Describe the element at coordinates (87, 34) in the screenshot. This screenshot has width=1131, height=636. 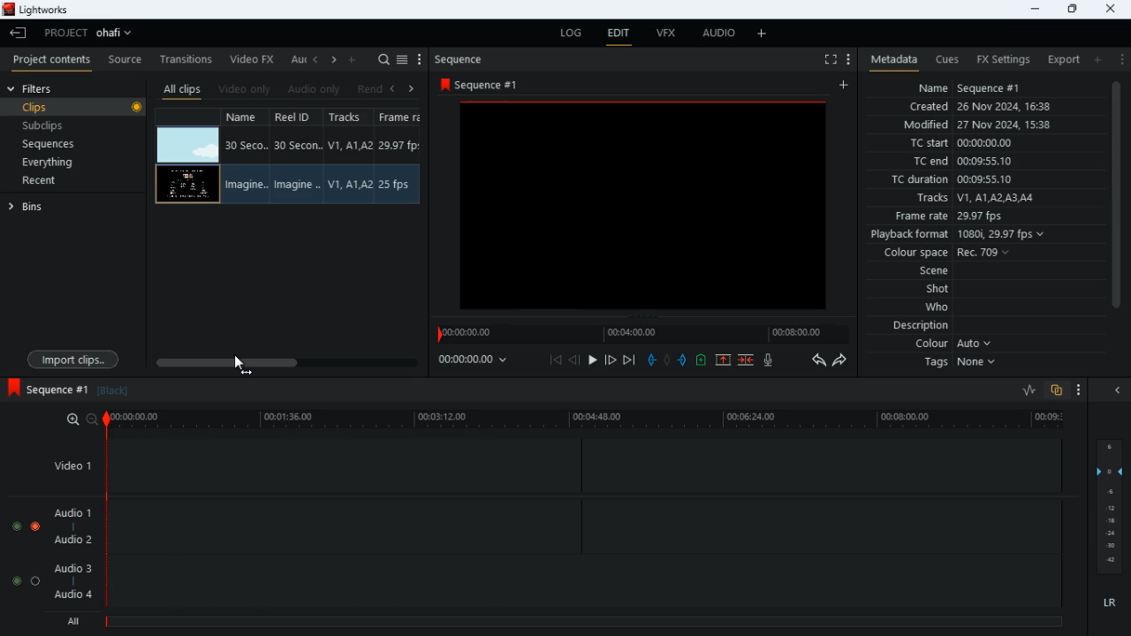
I see `project` at that location.